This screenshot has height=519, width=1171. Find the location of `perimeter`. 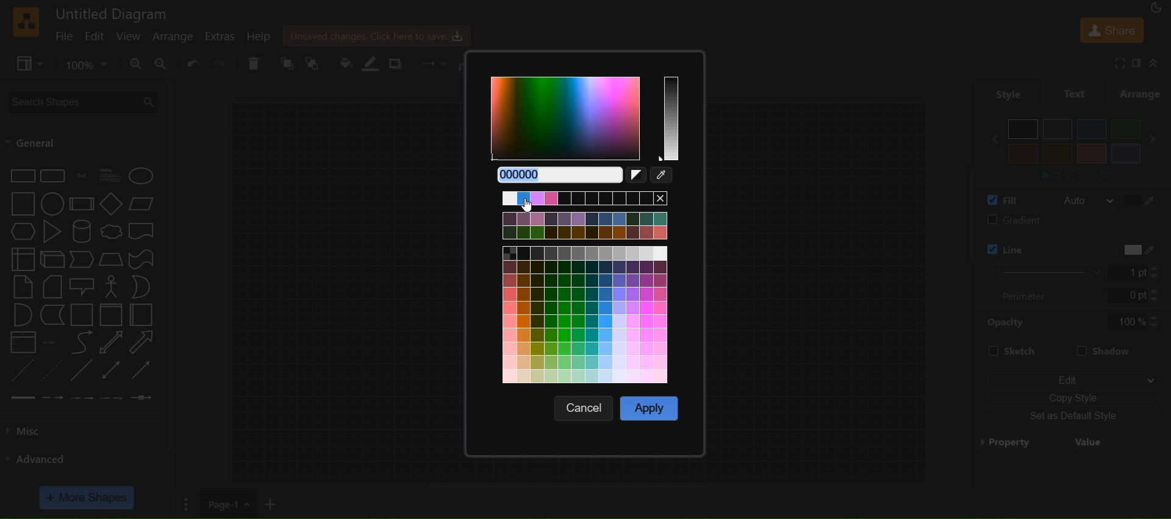

perimeter is located at coordinates (1030, 295).